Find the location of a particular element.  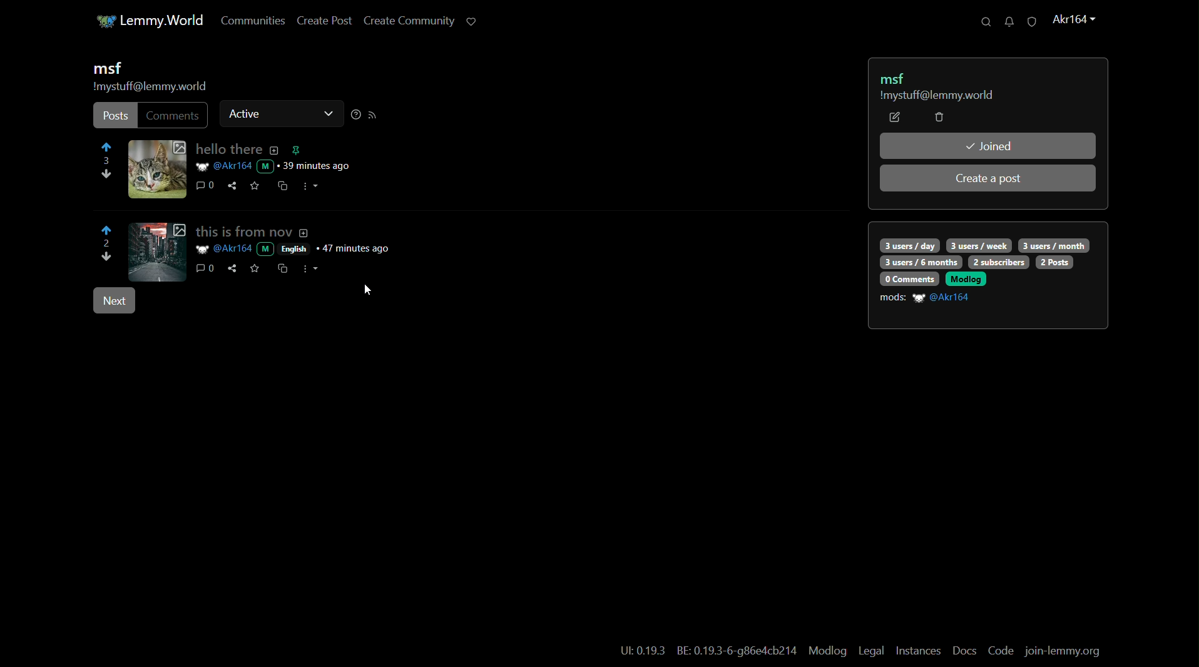

more is located at coordinates (314, 268).